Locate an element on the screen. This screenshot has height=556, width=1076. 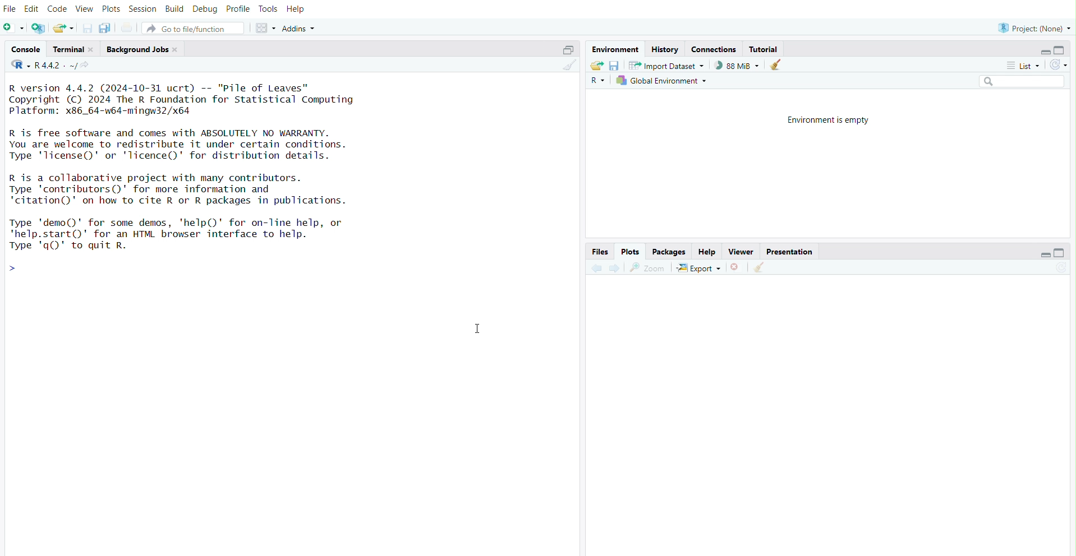
workspace panes is located at coordinates (266, 26).